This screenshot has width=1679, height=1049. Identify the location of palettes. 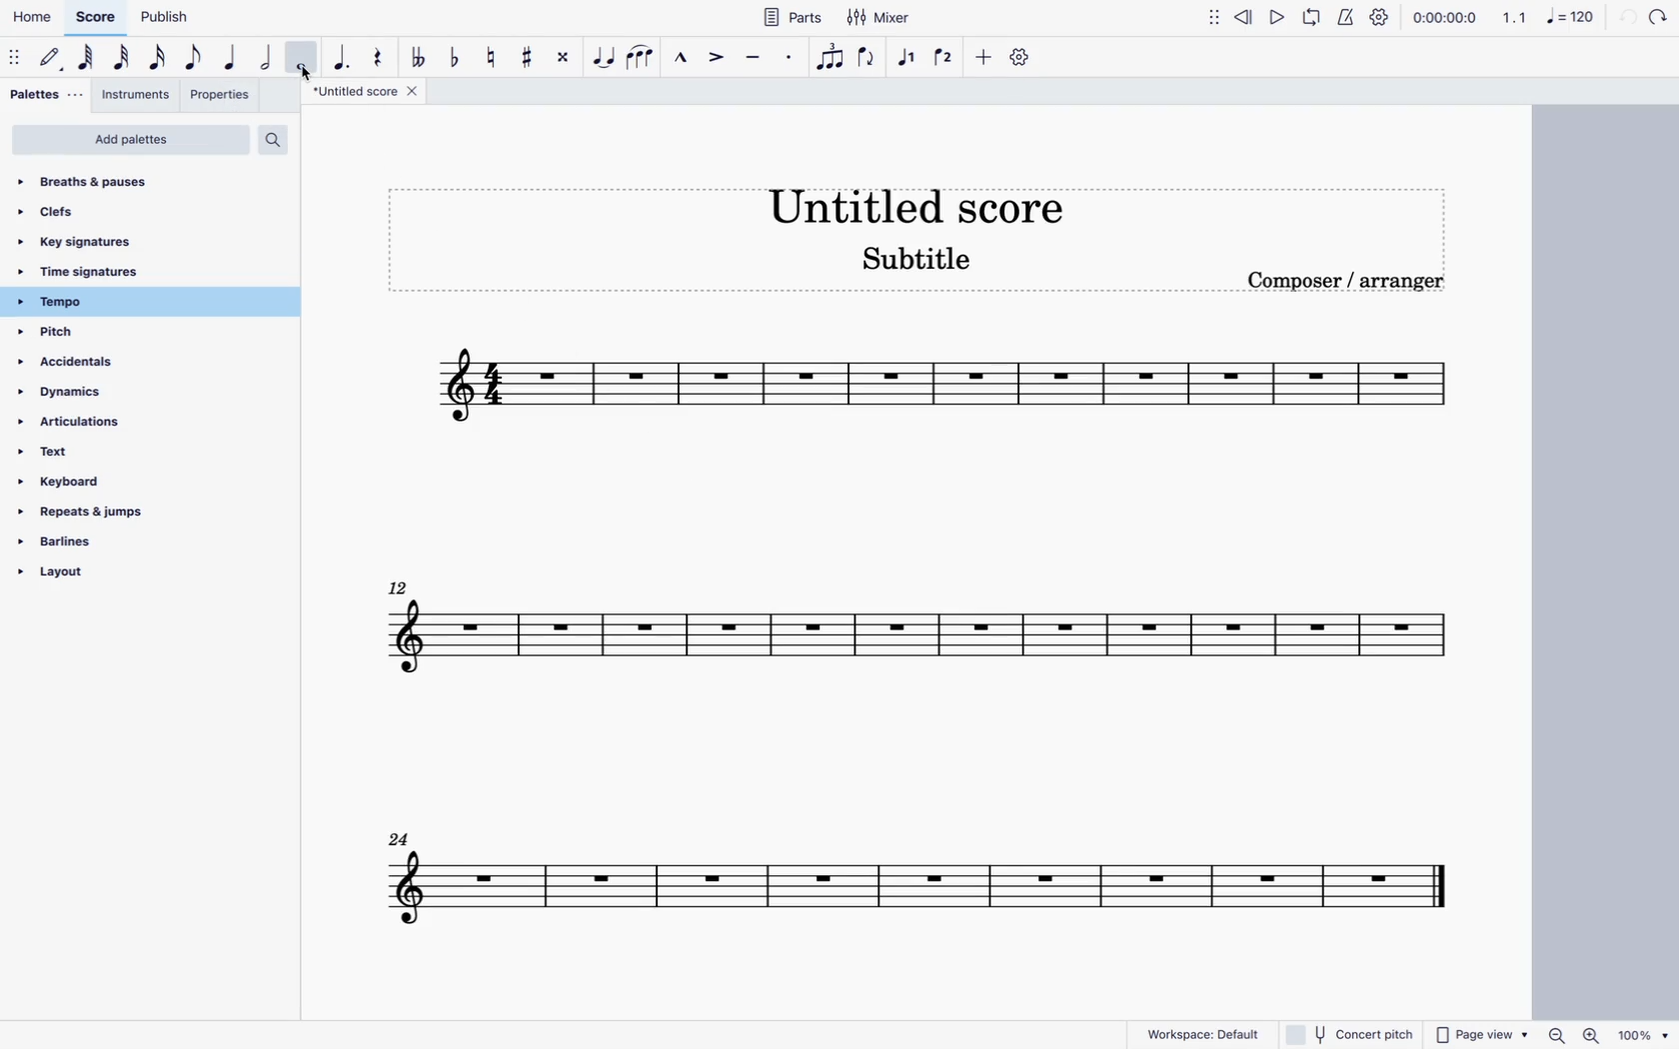
(46, 97).